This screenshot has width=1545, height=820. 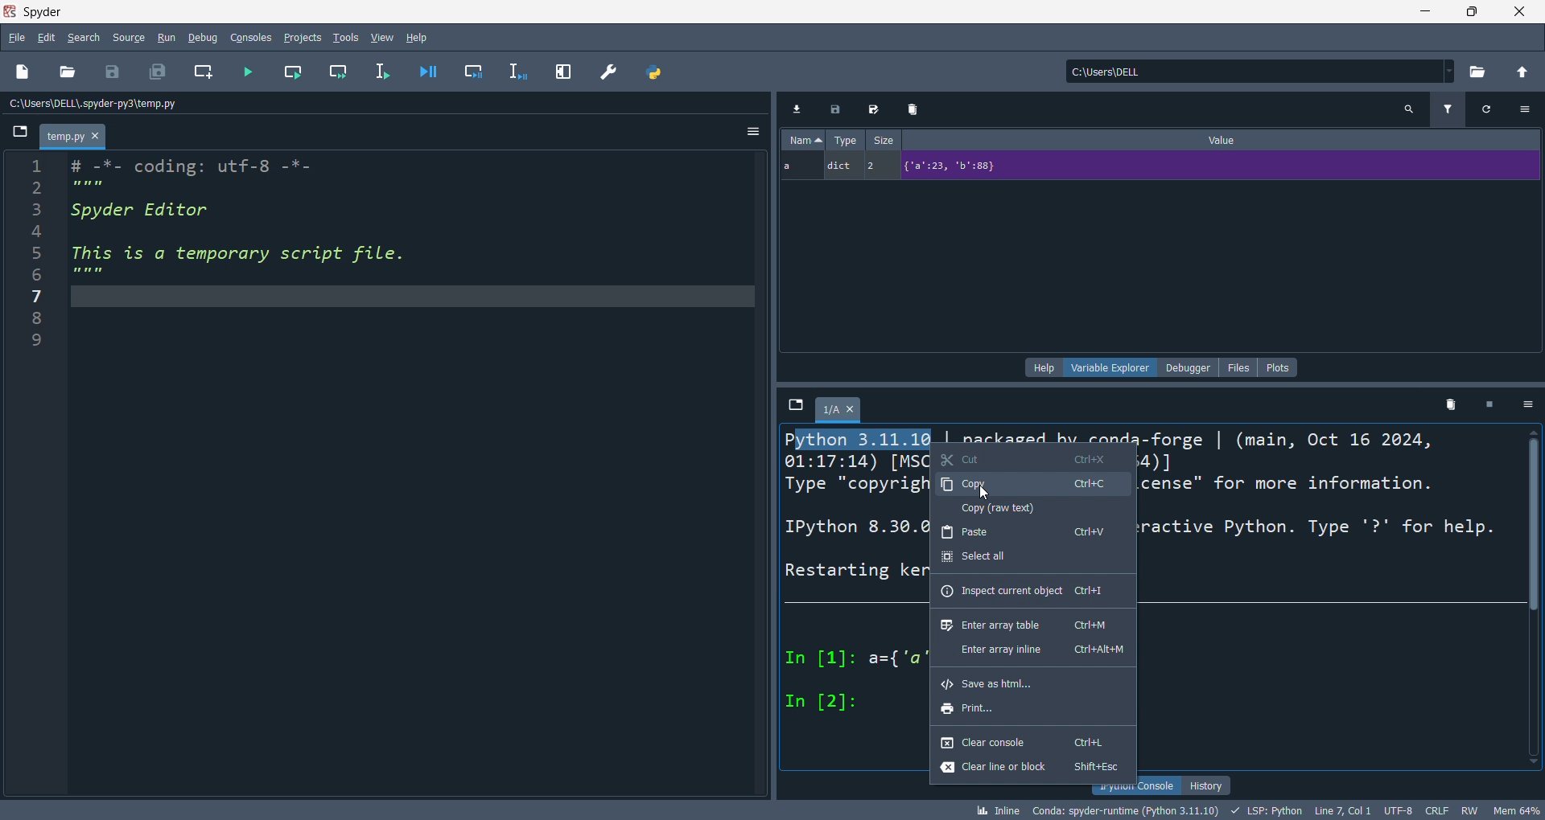 I want to click on LSP: Python, so click(x=1265, y=810).